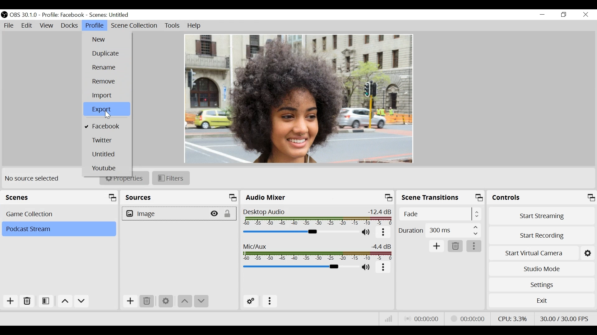 This screenshot has height=335, width=597. What do you see at coordinates (135, 26) in the screenshot?
I see `Scene Collection` at bounding box center [135, 26].